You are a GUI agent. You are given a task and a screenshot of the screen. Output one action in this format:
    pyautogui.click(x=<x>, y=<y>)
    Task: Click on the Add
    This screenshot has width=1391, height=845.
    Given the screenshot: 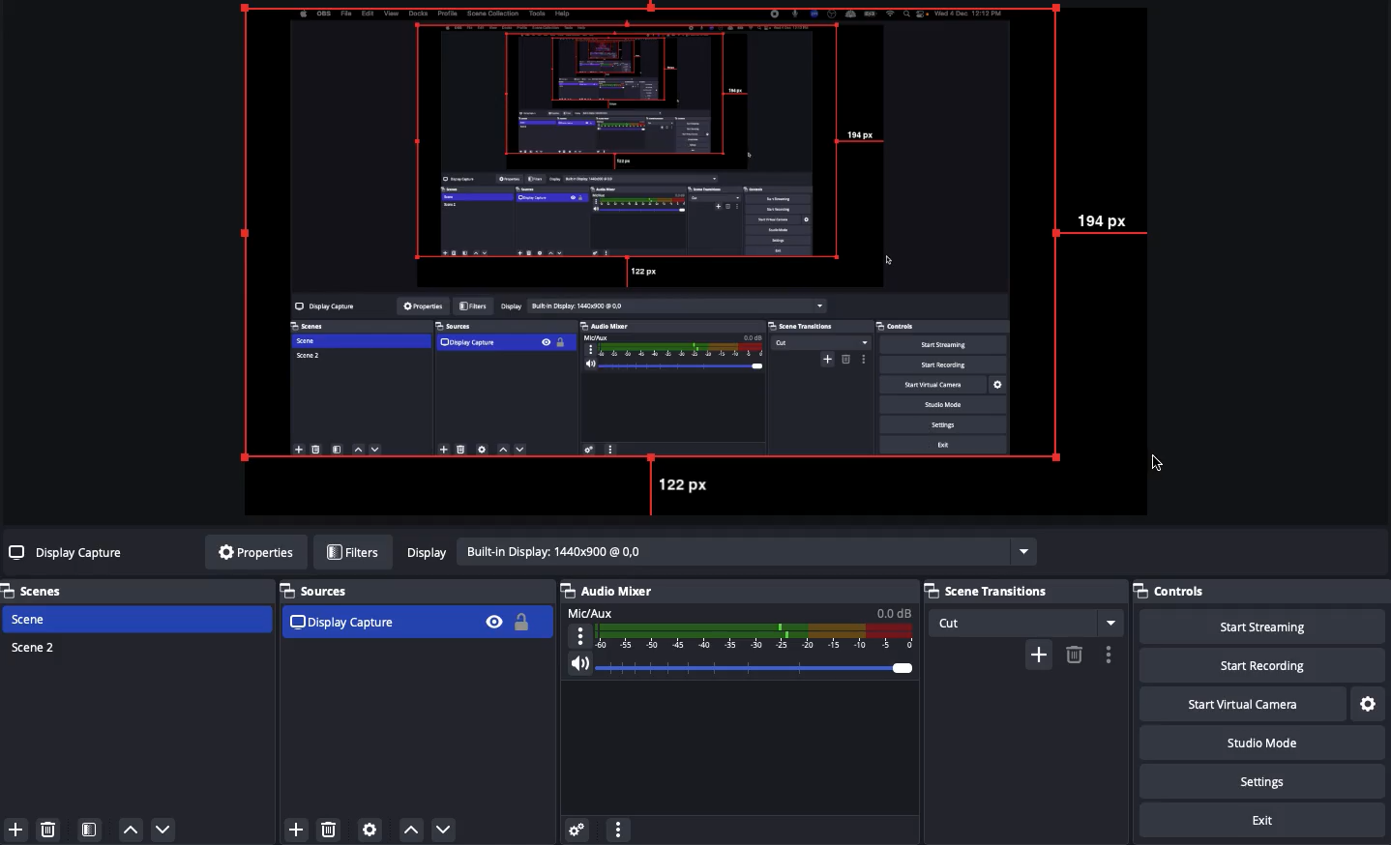 What is the action you would take?
    pyautogui.click(x=296, y=828)
    